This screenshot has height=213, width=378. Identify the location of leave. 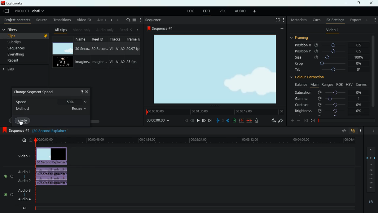
(6, 11).